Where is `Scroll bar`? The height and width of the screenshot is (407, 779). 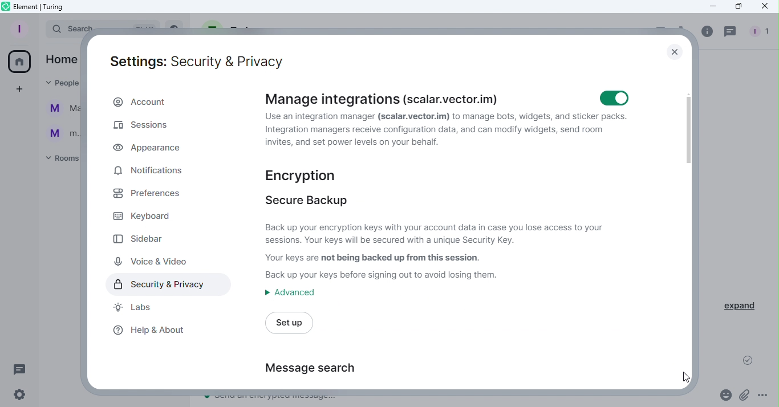
Scroll bar is located at coordinates (689, 238).